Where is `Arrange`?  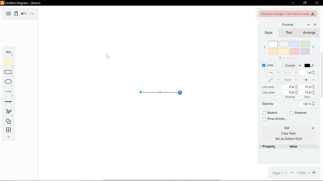
Arrange is located at coordinates (308, 33).